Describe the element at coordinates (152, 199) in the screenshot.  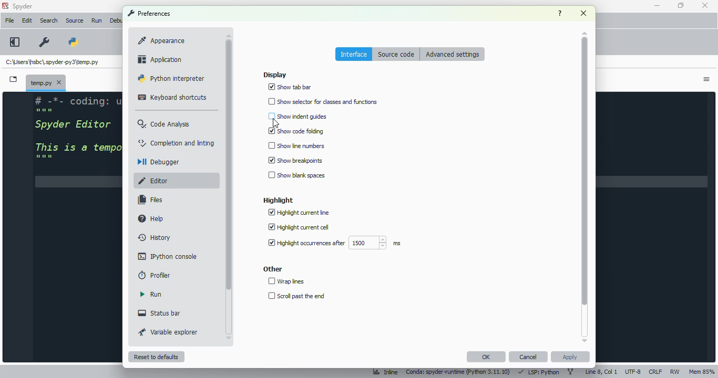
I see `files` at that location.